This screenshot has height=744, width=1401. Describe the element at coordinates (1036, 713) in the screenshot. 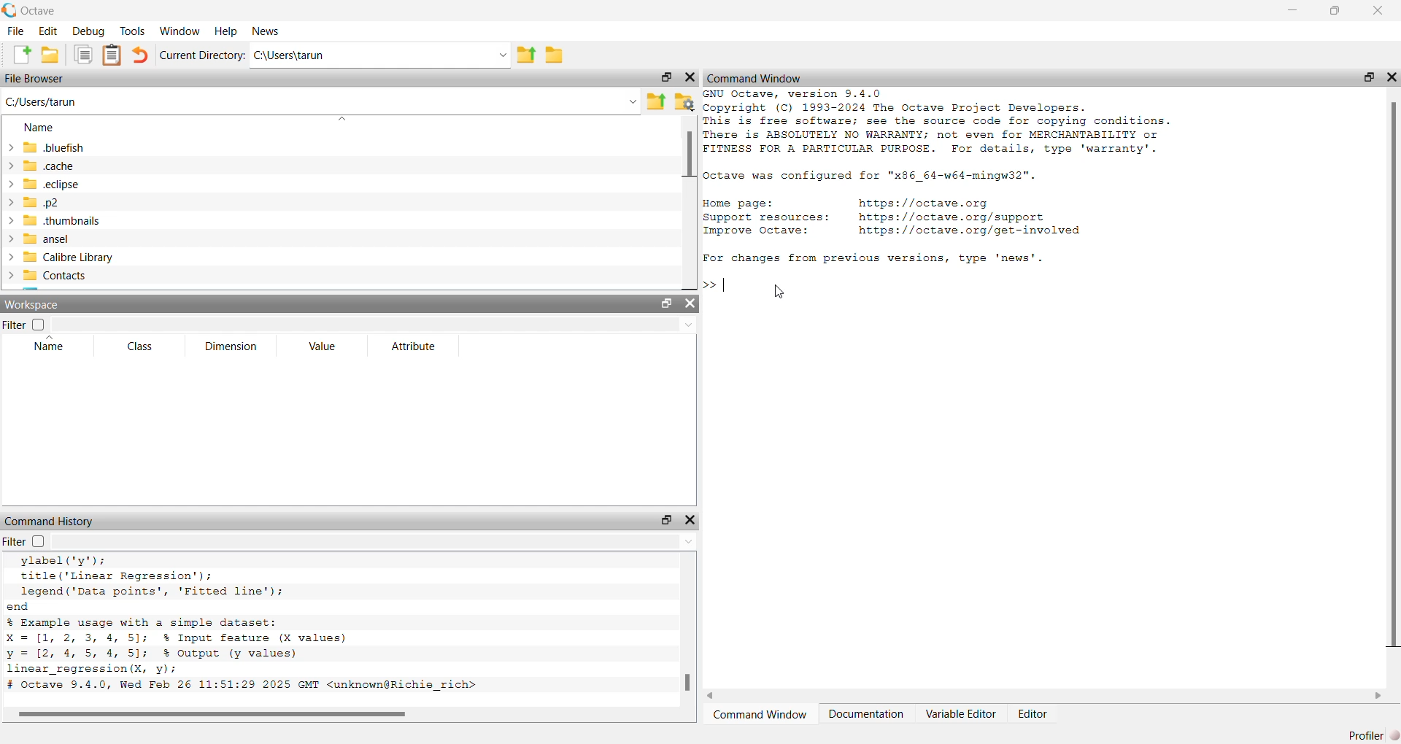

I see `editor` at that location.